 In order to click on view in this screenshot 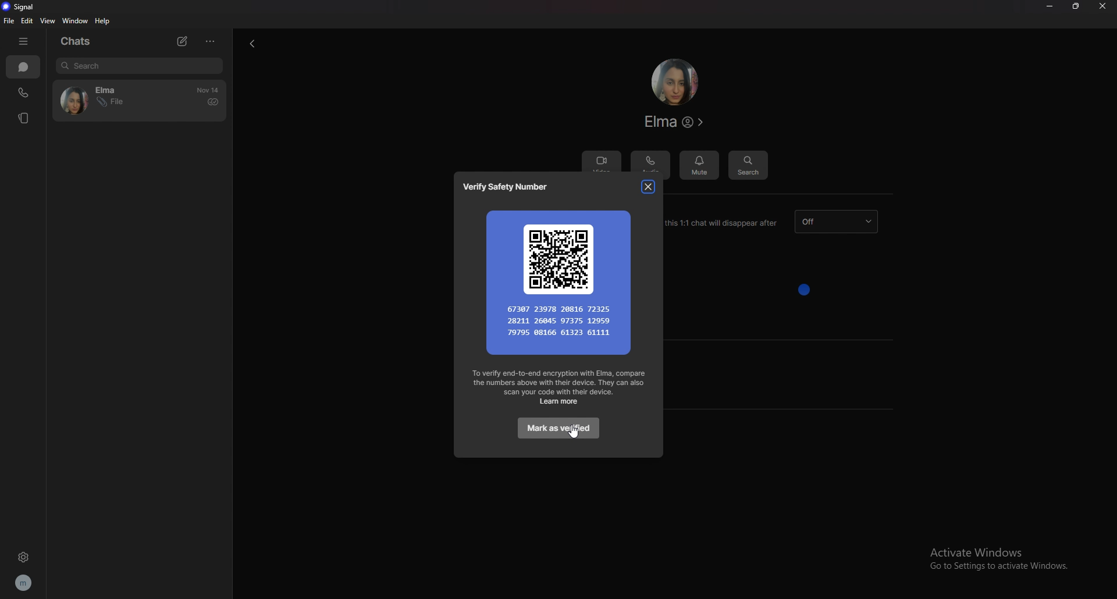, I will do `click(48, 21)`.